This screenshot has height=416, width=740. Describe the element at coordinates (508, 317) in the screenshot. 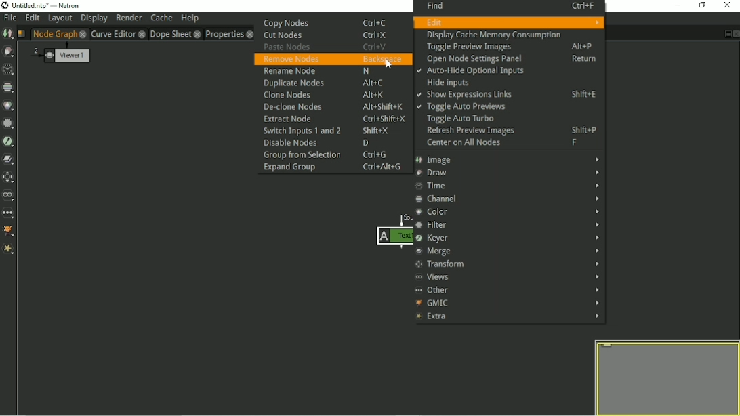

I see `Extra` at that location.